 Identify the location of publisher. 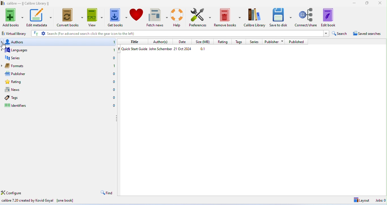
(274, 42).